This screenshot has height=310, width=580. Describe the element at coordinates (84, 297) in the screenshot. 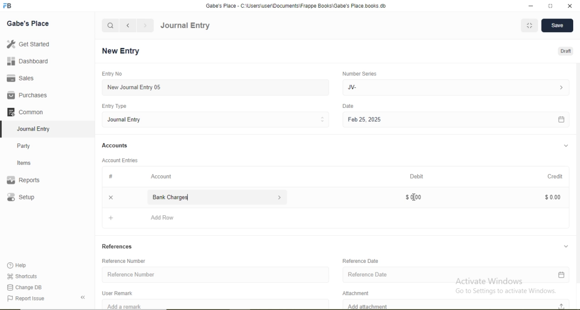

I see `collapse sidebar` at that location.